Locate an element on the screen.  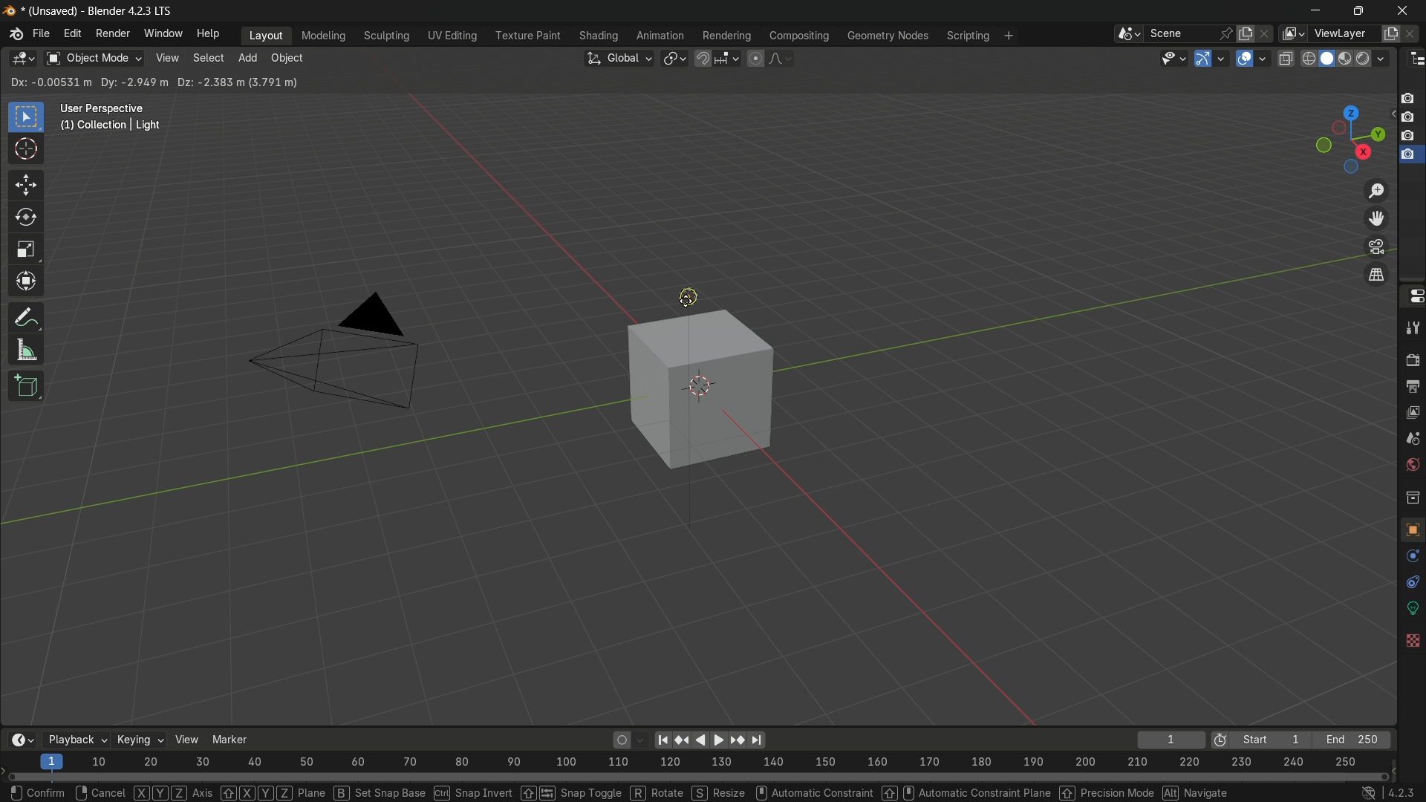
jump to endpoint is located at coordinates (662, 739).